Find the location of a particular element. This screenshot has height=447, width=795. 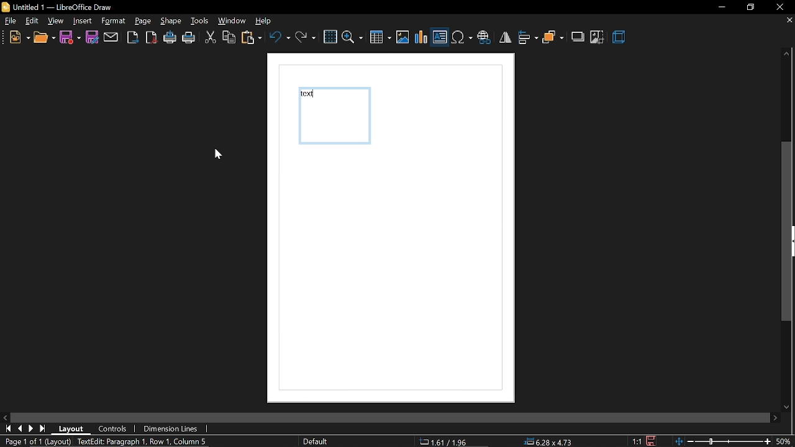

dimension lines is located at coordinates (171, 429).